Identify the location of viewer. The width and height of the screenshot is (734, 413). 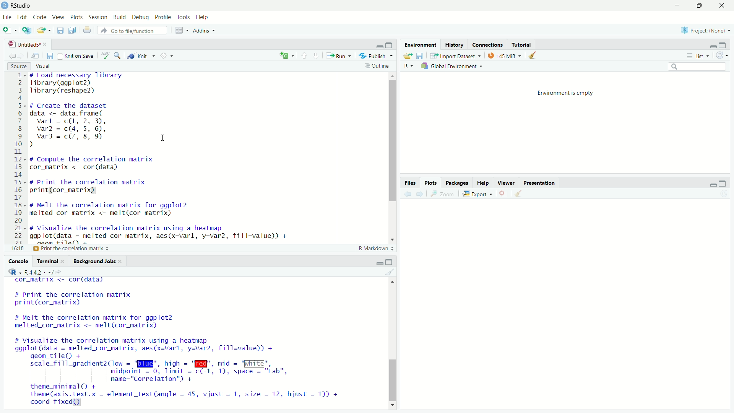
(506, 182).